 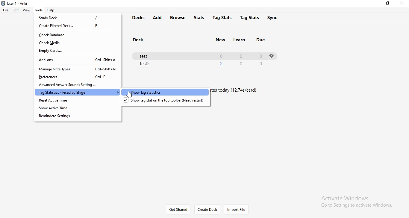 I want to click on add, so click(x=159, y=17).